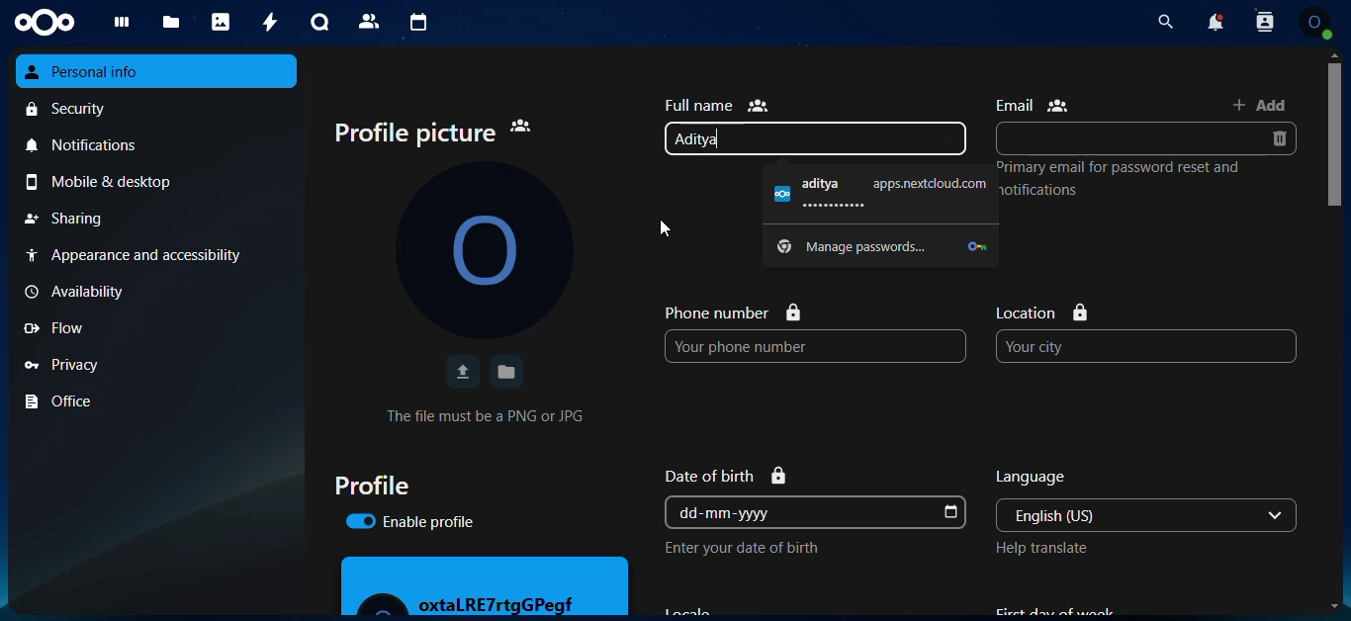 The height and width of the screenshot is (621, 1351). What do you see at coordinates (484, 249) in the screenshot?
I see `profile picture` at bounding box center [484, 249].